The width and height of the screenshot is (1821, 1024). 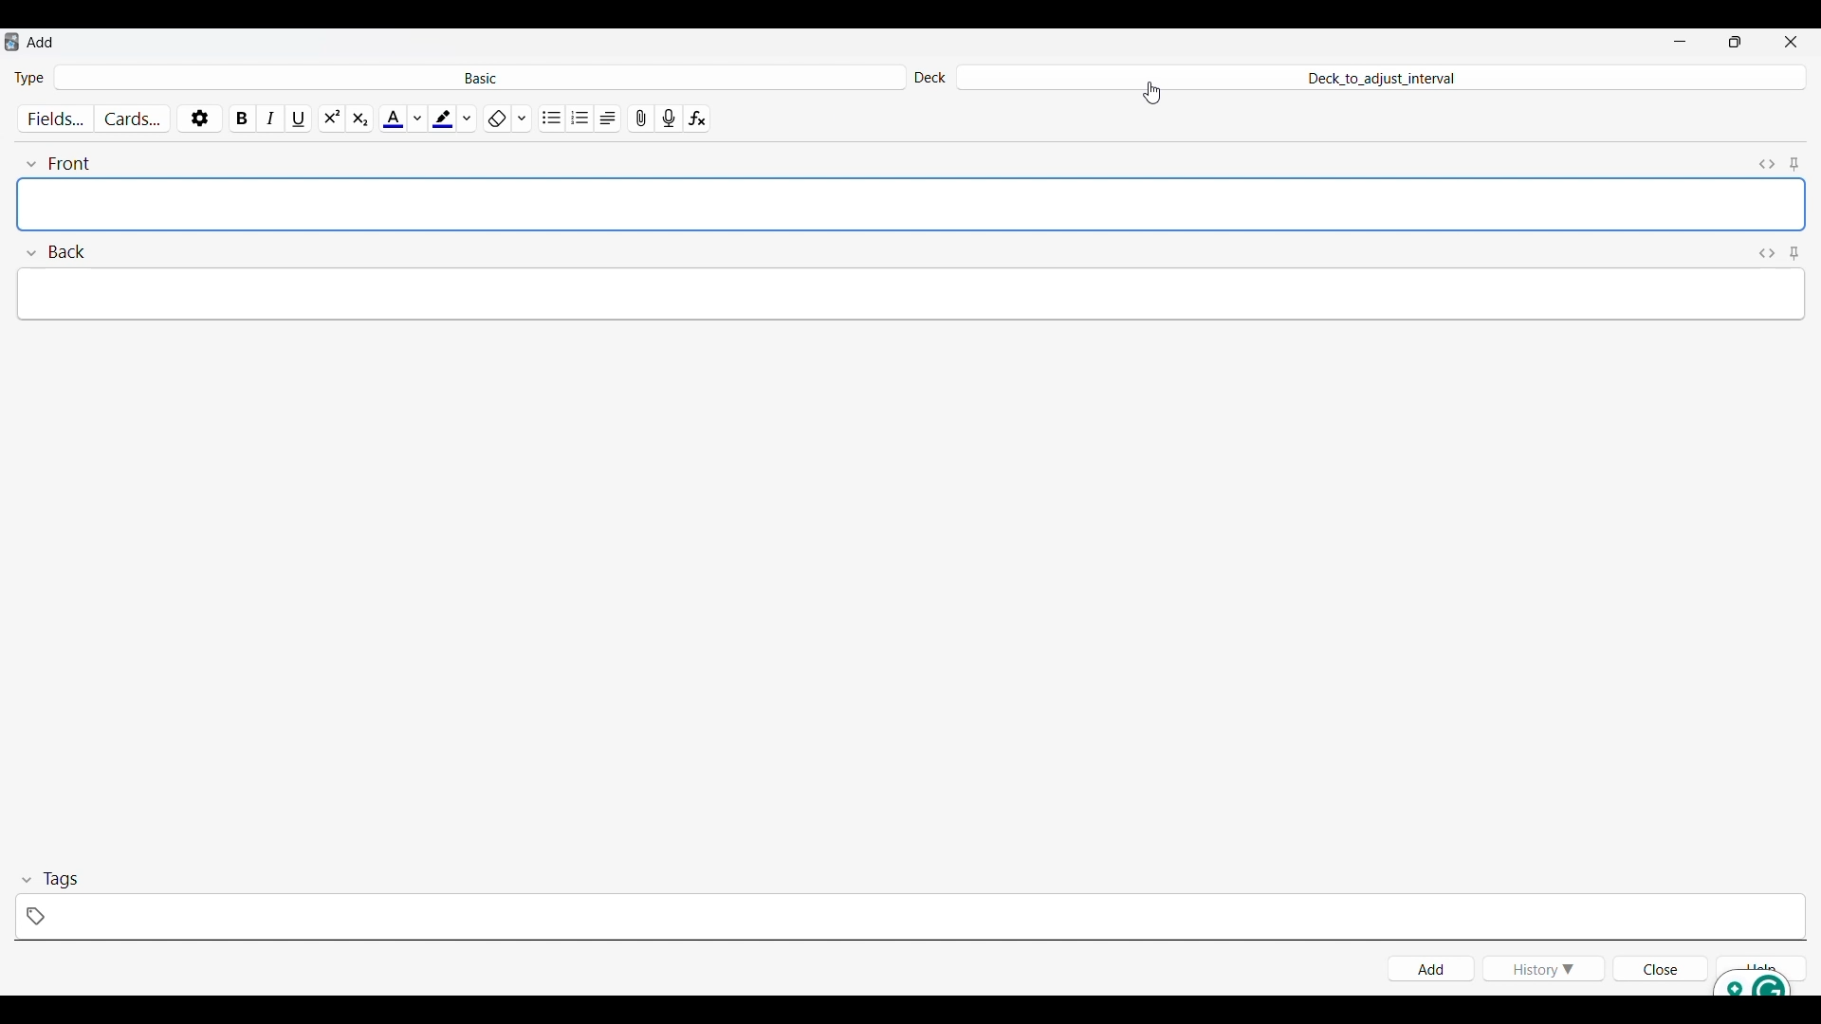 I want to click on Customize fields, so click(x=58, y=119).